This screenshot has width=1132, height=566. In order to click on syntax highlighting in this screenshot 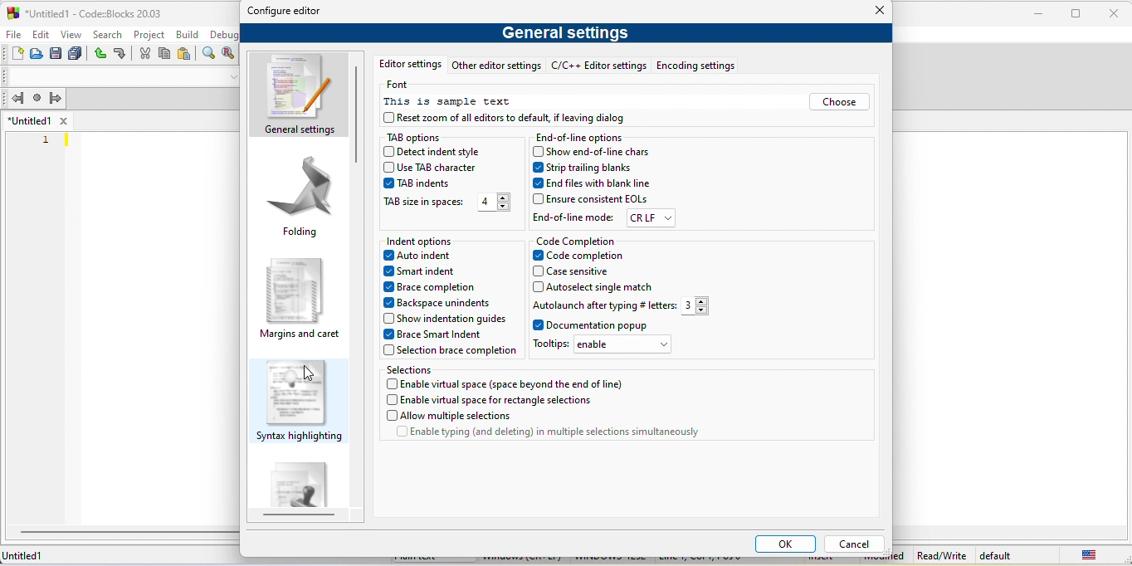, I will do `click(300, 403)`.